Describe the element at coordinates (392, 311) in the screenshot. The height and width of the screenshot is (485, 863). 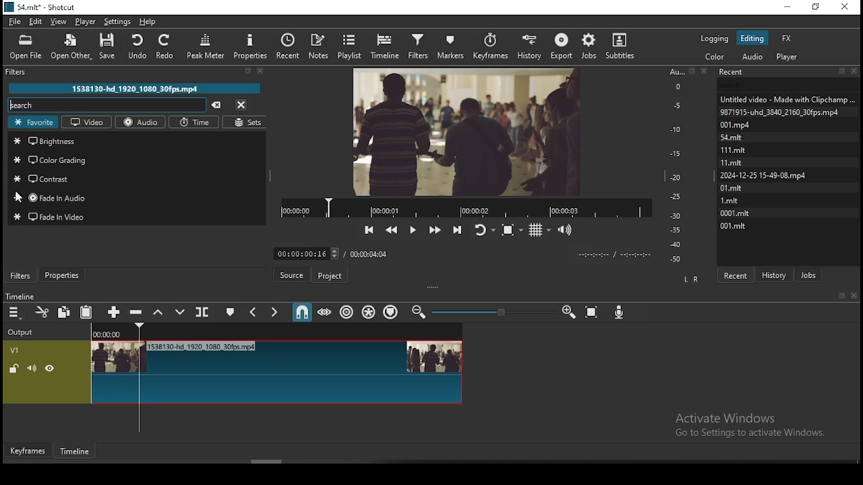
I see `ripple markers` at that location.